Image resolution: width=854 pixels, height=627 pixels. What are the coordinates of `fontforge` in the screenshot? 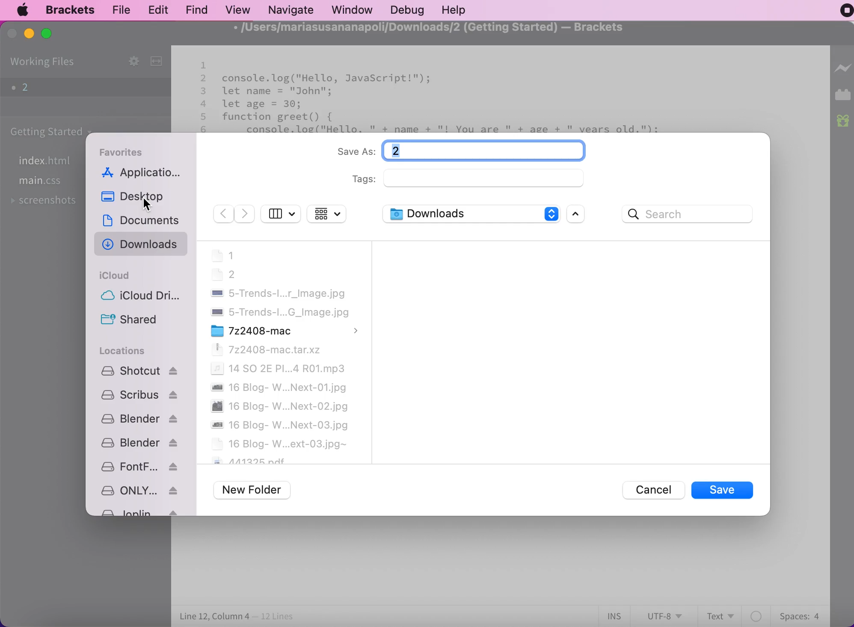 It's located at (139, 467).